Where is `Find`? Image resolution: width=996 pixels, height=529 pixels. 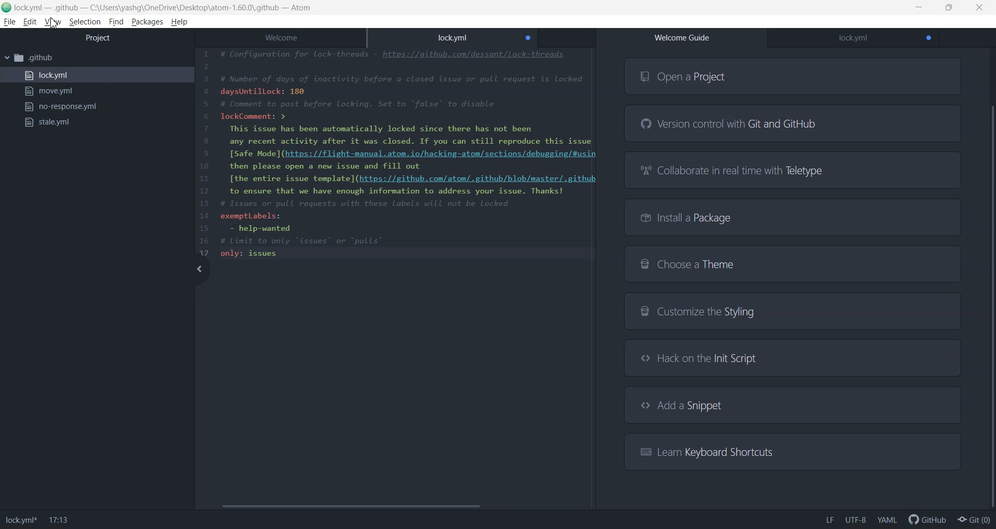 Find is located at coordinates (116, 22).